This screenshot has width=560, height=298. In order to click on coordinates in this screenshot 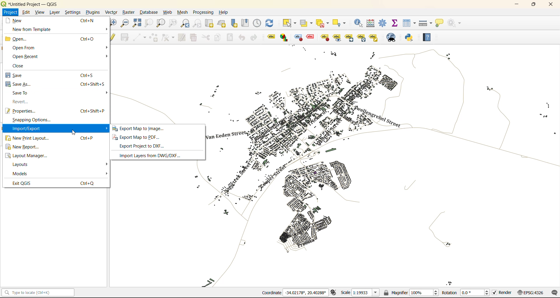, I will do `click(294, 293)`.